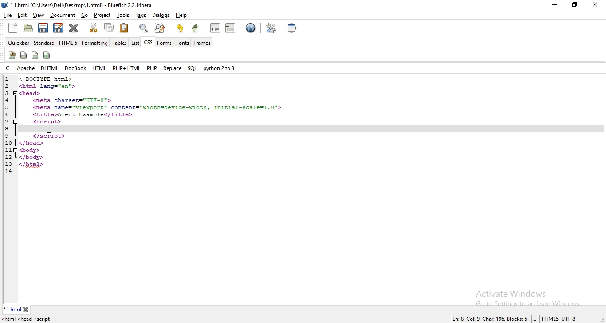 Image resolution: width=606 pixels, height=323 pixels. What do you see at coordinates (47, 122) in the screenshot?
I see `<script>` at bounding box center [47, 122].